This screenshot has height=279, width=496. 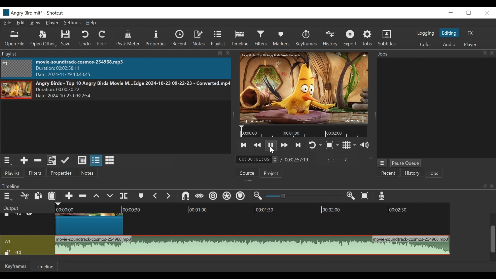 I want to click on Timeline menu, so click(x=7, y=197).